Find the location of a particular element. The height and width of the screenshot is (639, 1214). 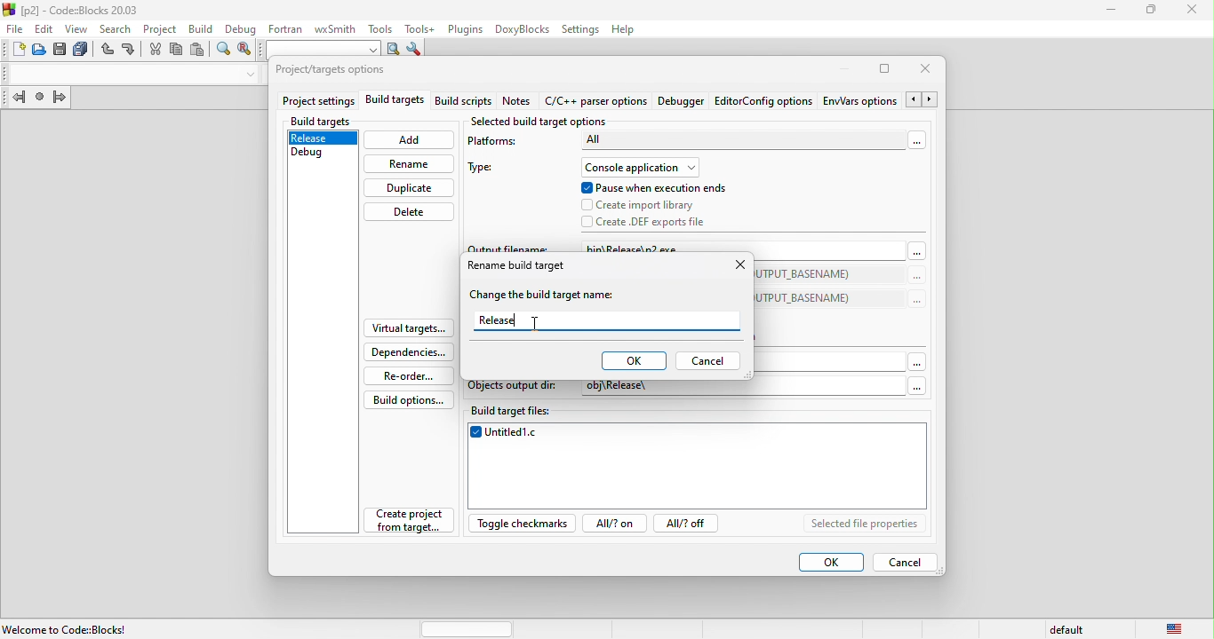

united state is located at coordinates (1176, 629).